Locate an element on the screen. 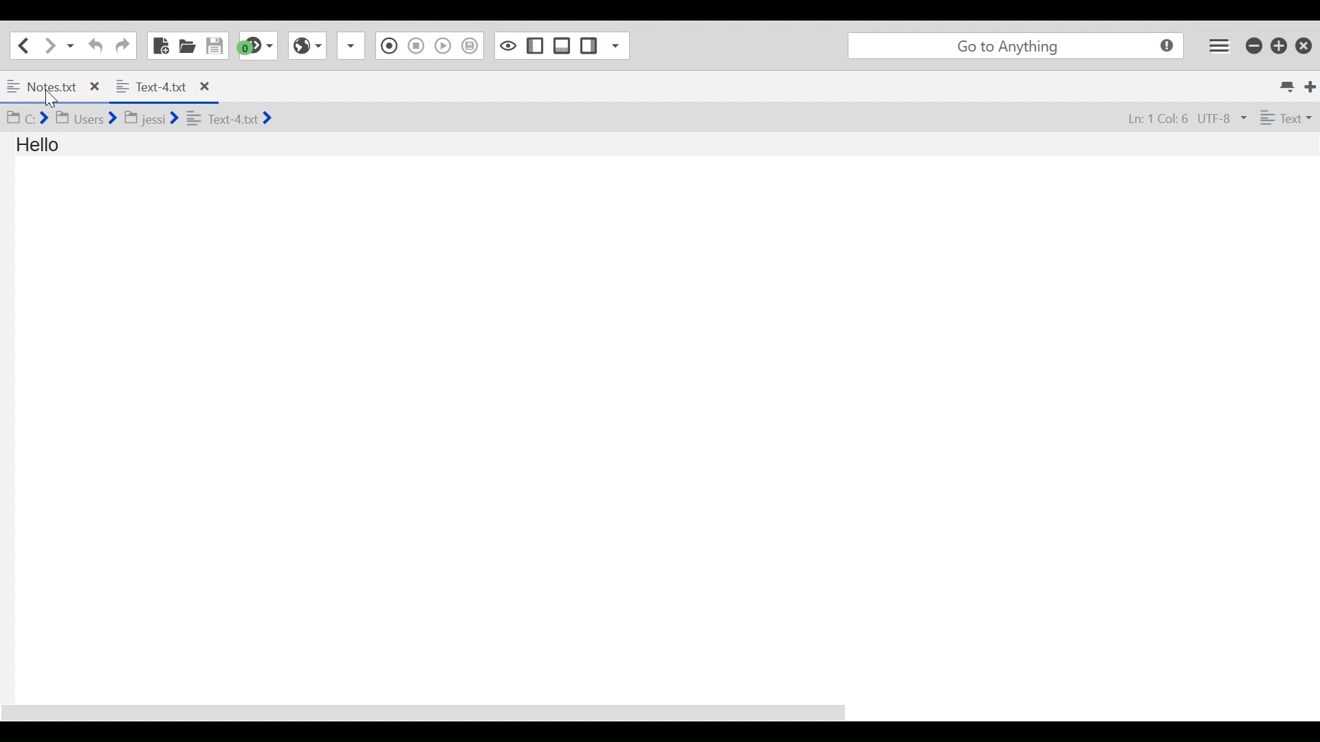  ln: 1 col:6 is located at coordinates (1150, 120).